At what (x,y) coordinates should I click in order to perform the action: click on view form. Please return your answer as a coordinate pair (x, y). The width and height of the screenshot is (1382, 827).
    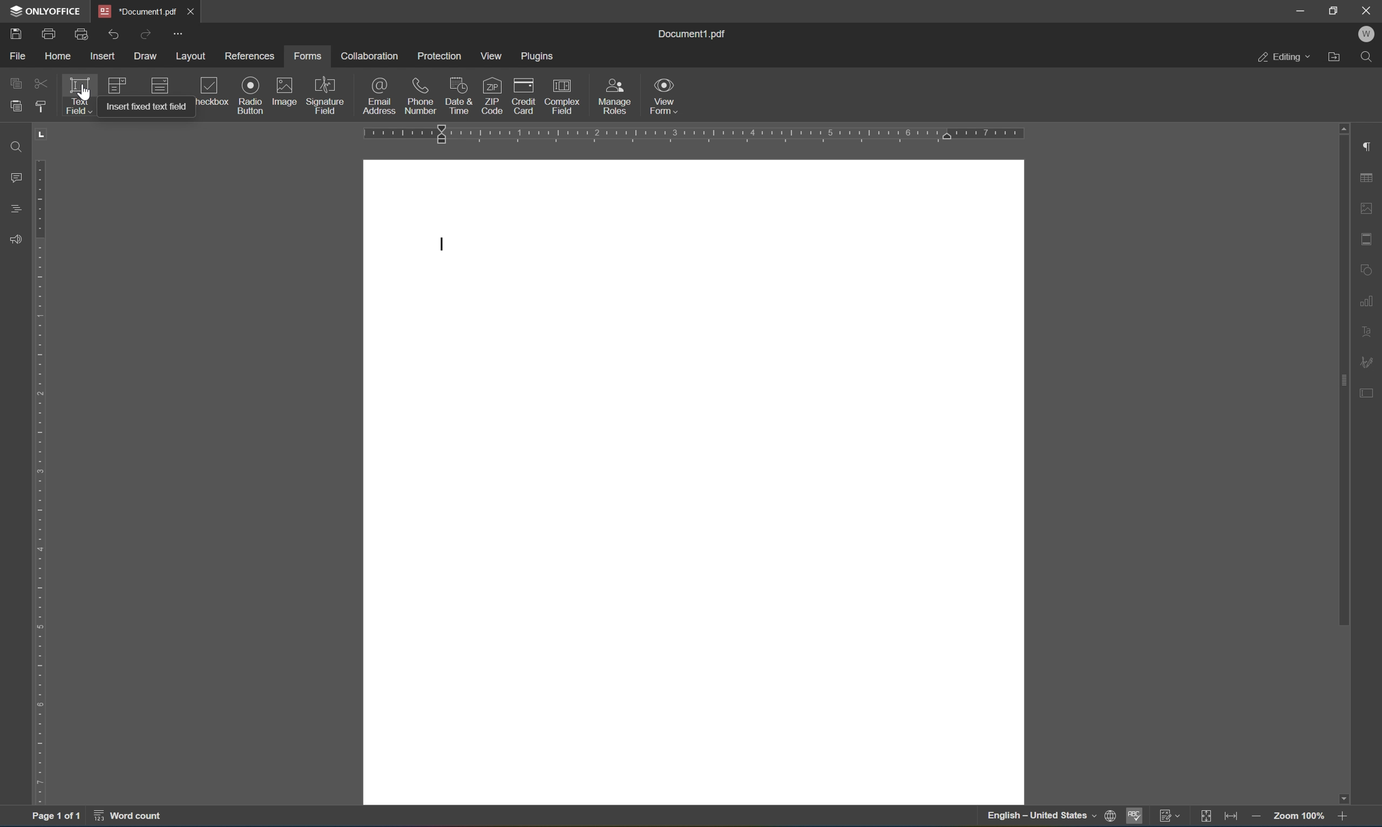
    Looking at the image, I should click on (664, 96).